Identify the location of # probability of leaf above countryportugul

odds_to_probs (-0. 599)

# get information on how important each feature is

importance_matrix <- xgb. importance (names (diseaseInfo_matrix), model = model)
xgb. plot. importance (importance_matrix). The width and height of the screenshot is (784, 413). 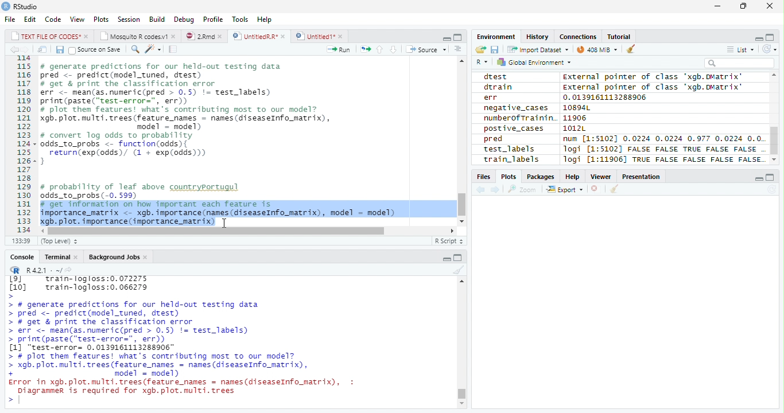
(223, 203).